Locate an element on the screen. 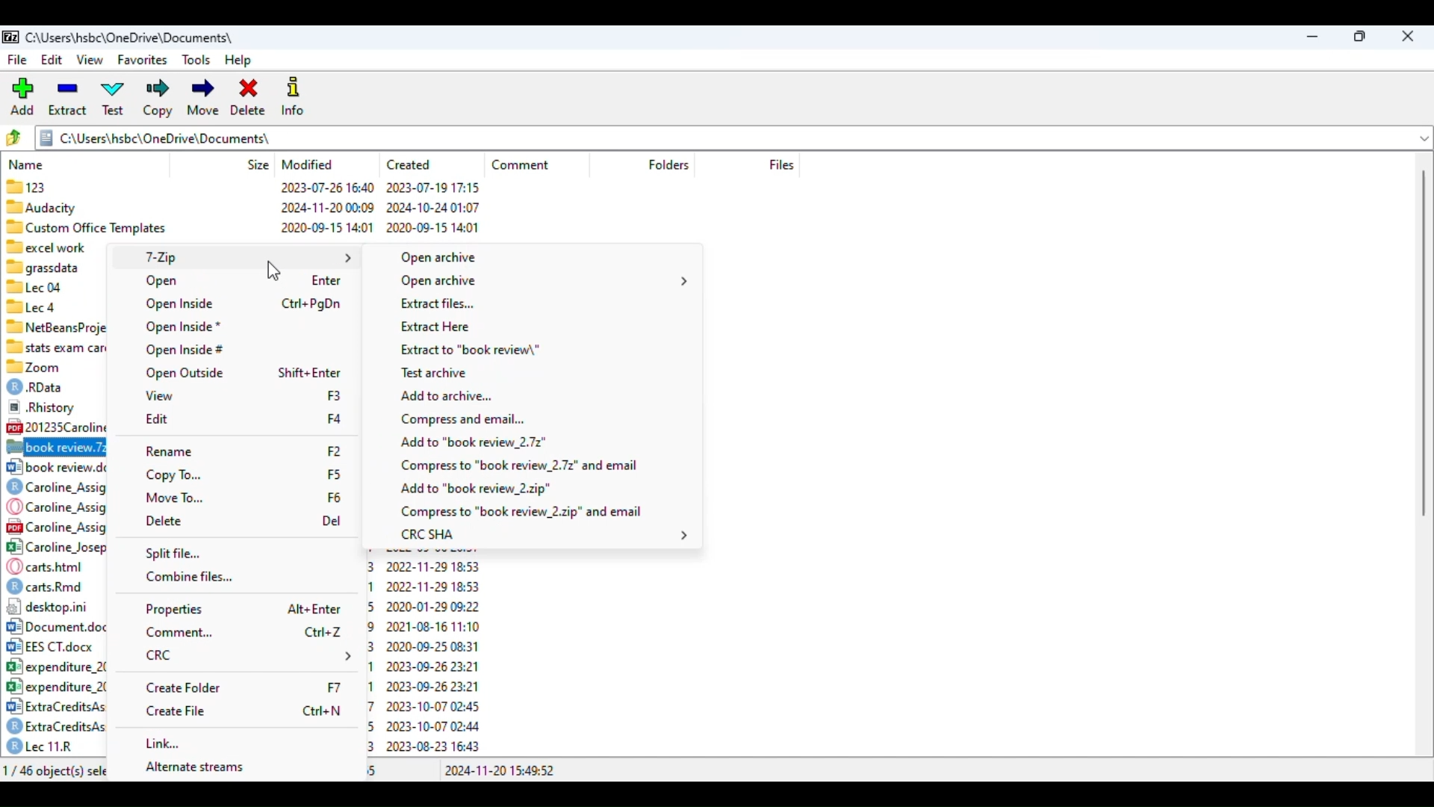 This screenshot has height=807, width=1434. maximize is located at coordinates (1361, 37).